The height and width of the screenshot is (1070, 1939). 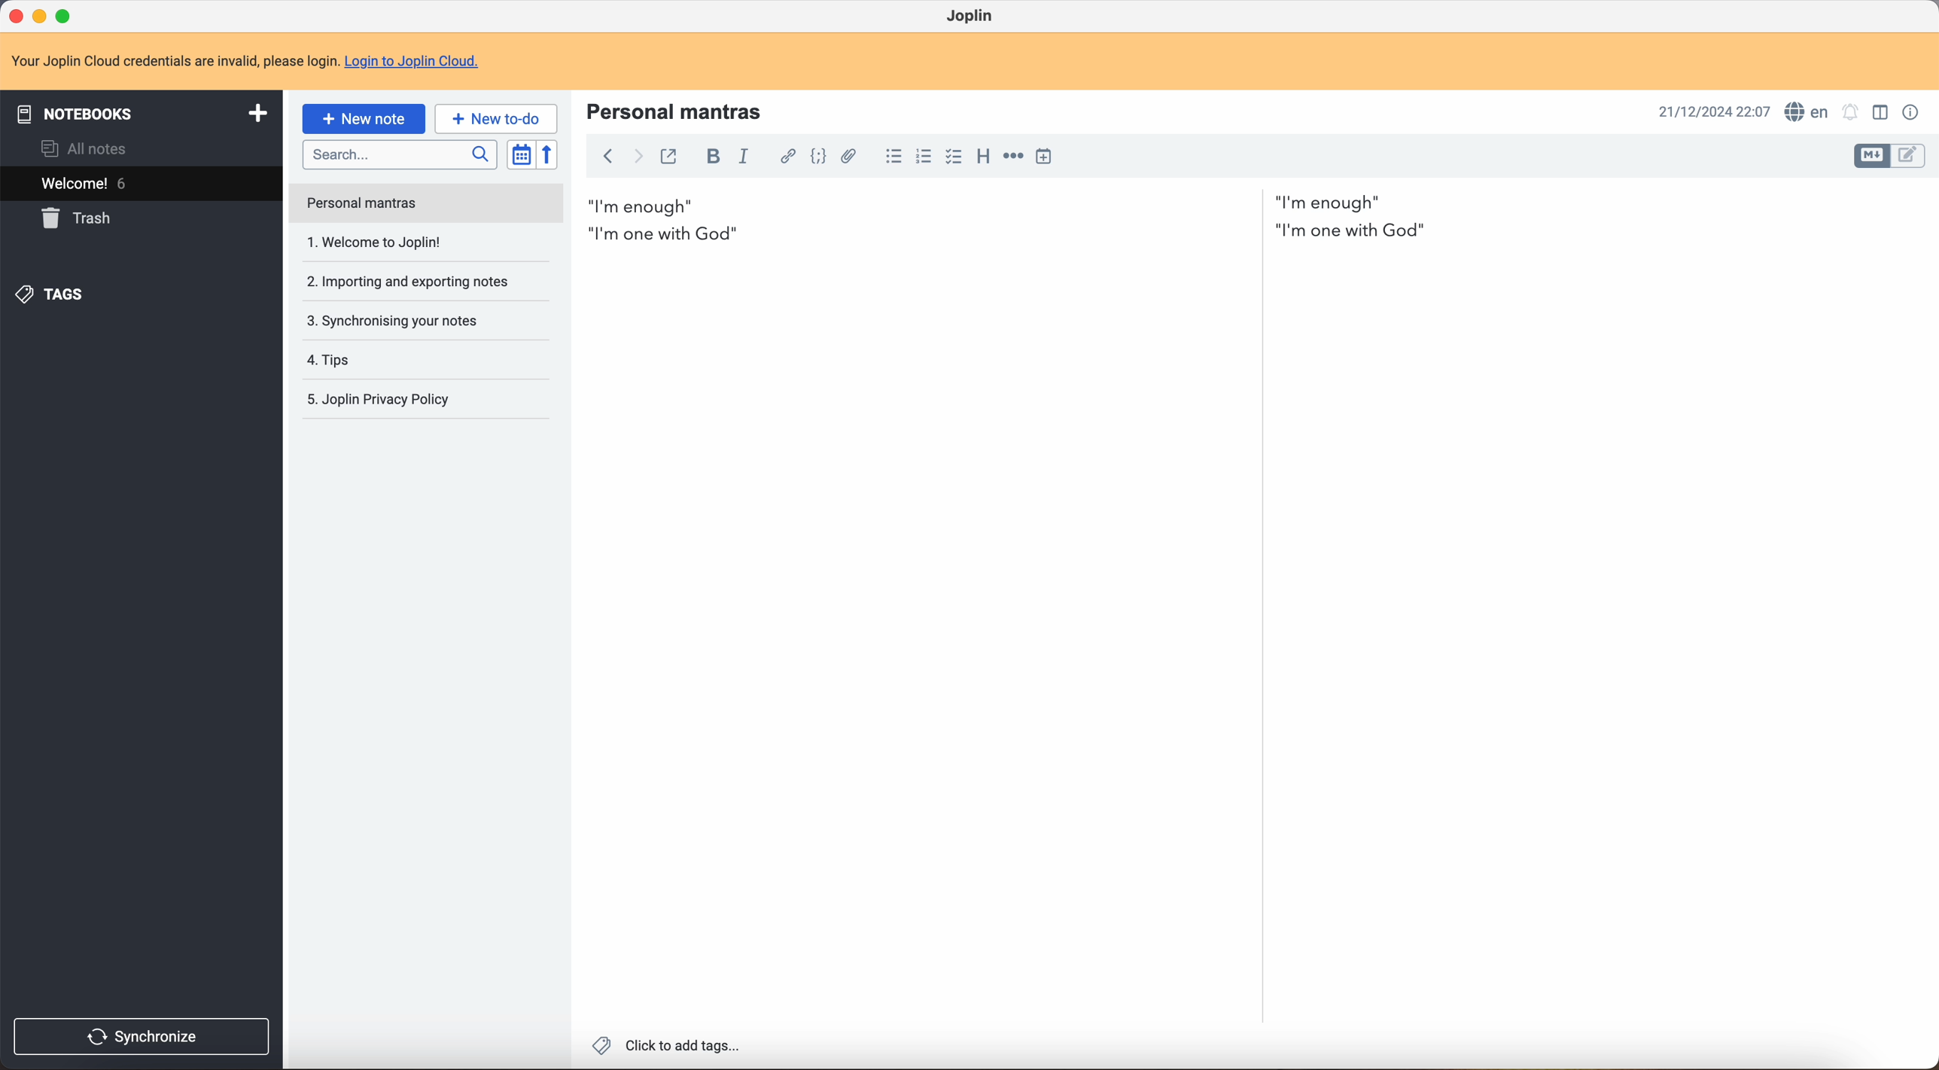 I want to click on maximize program, so click(x=66, y=15).